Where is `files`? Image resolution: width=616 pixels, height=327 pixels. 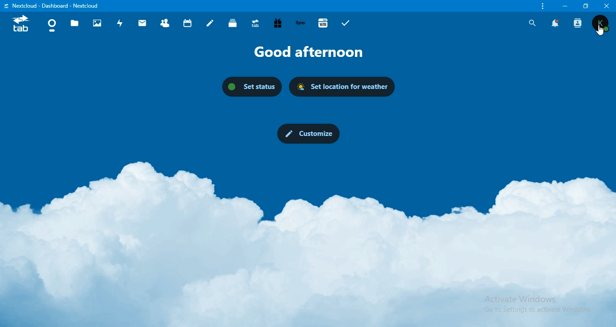
files is located at coordinates (75, 24).